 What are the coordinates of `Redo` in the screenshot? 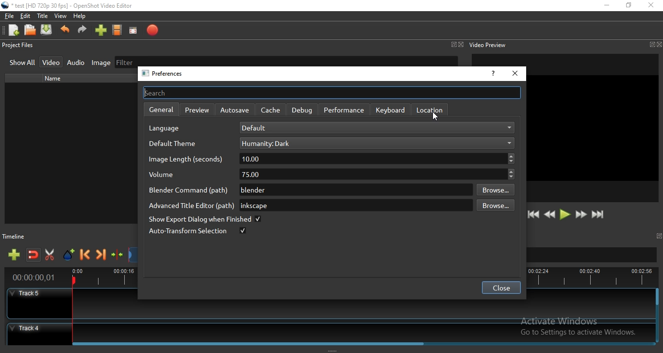 It's located at (83, 32).